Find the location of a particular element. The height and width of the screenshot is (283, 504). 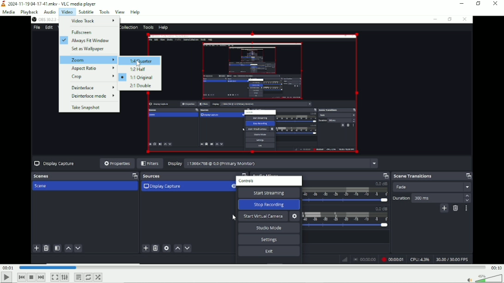

Close is located at coordinates (496, 4).